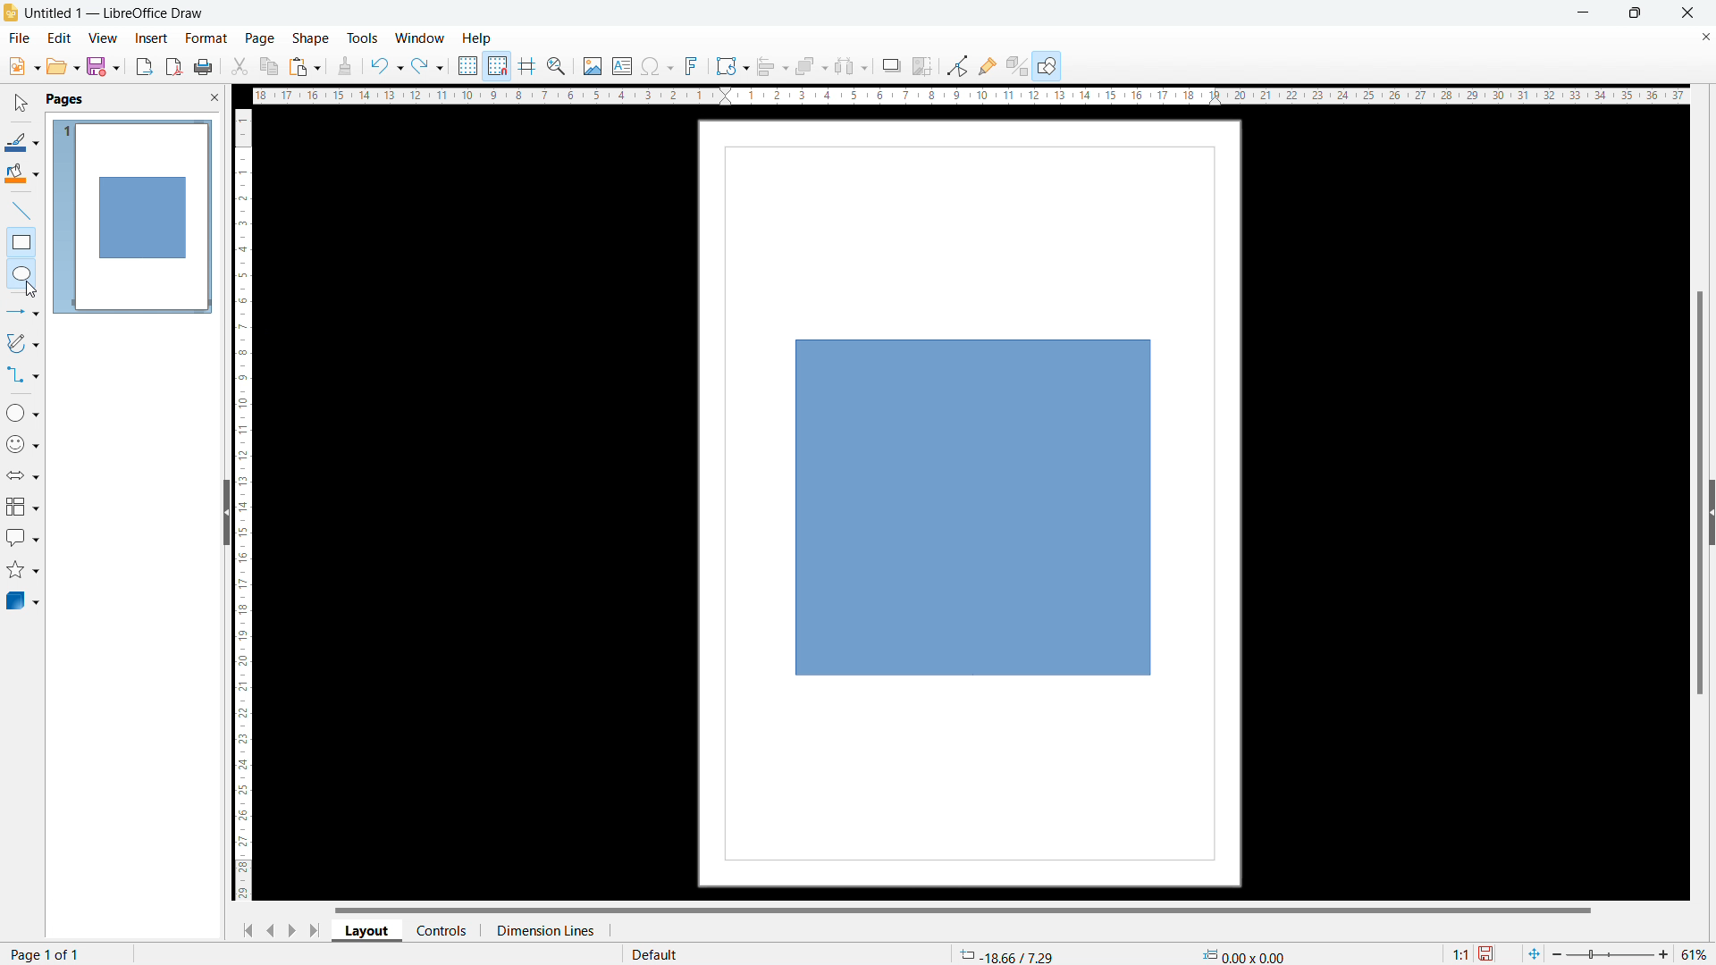 The width and height of the screenshot is (1716, 965). I want to click on select, so click(19, 104).